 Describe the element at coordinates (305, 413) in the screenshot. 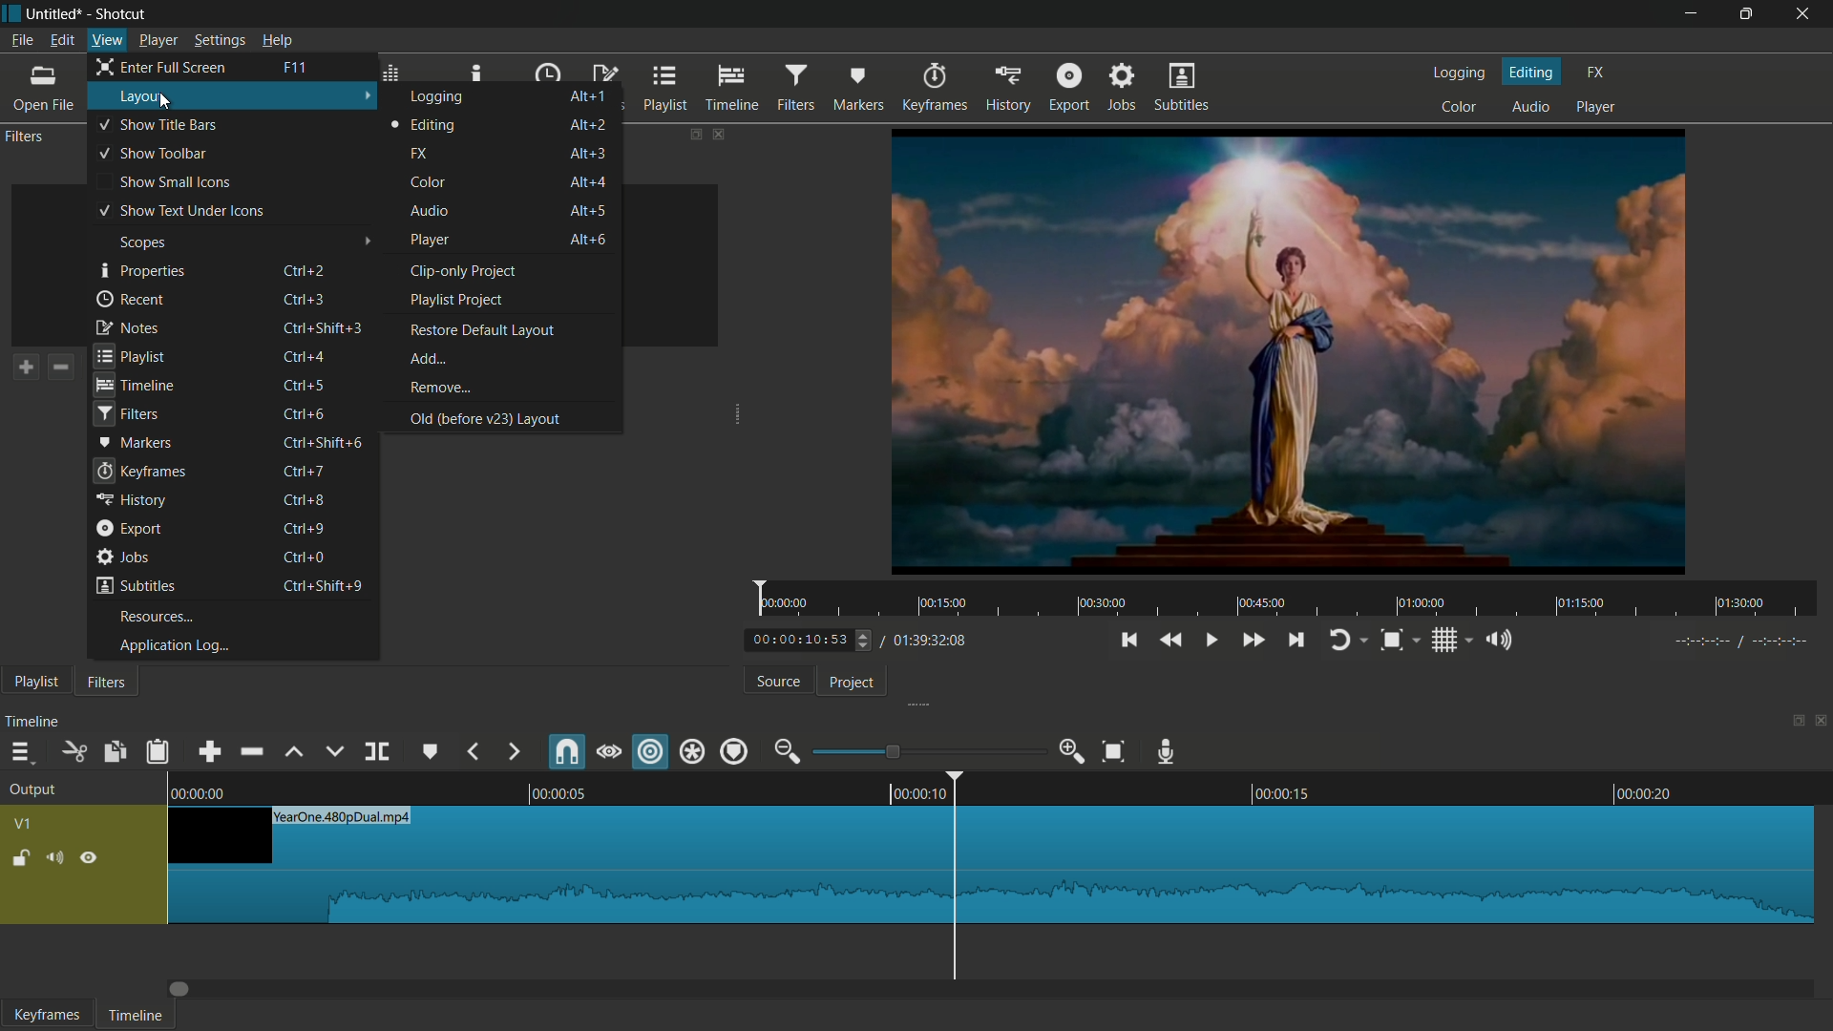

I see `keyboard shortcut` at that location.